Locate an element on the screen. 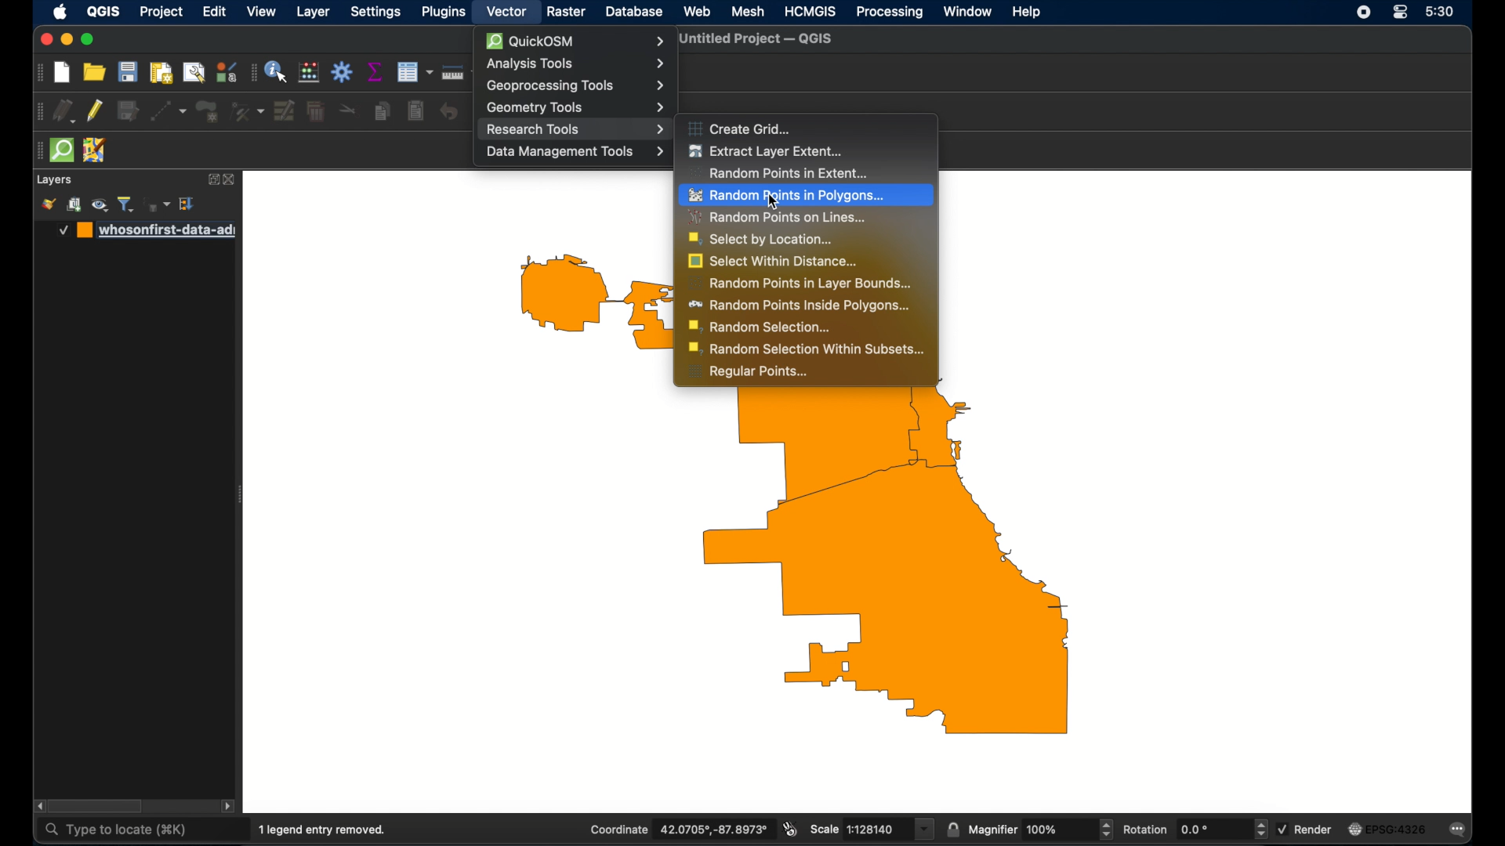 Image resolution: width=1505 pixels, height=846 pixels. maximize is located at coordinates (89, 39).